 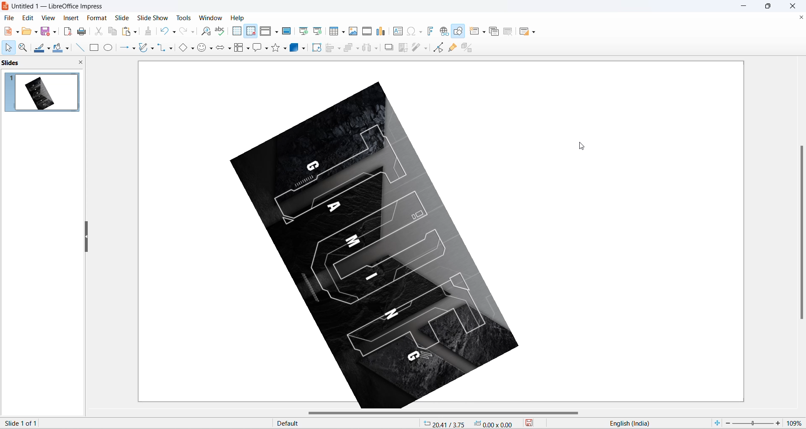 What do you see at coordinates (801, 231) in the screenshot?
I see `vertical scroll bar` at bounding box center [801, 231].